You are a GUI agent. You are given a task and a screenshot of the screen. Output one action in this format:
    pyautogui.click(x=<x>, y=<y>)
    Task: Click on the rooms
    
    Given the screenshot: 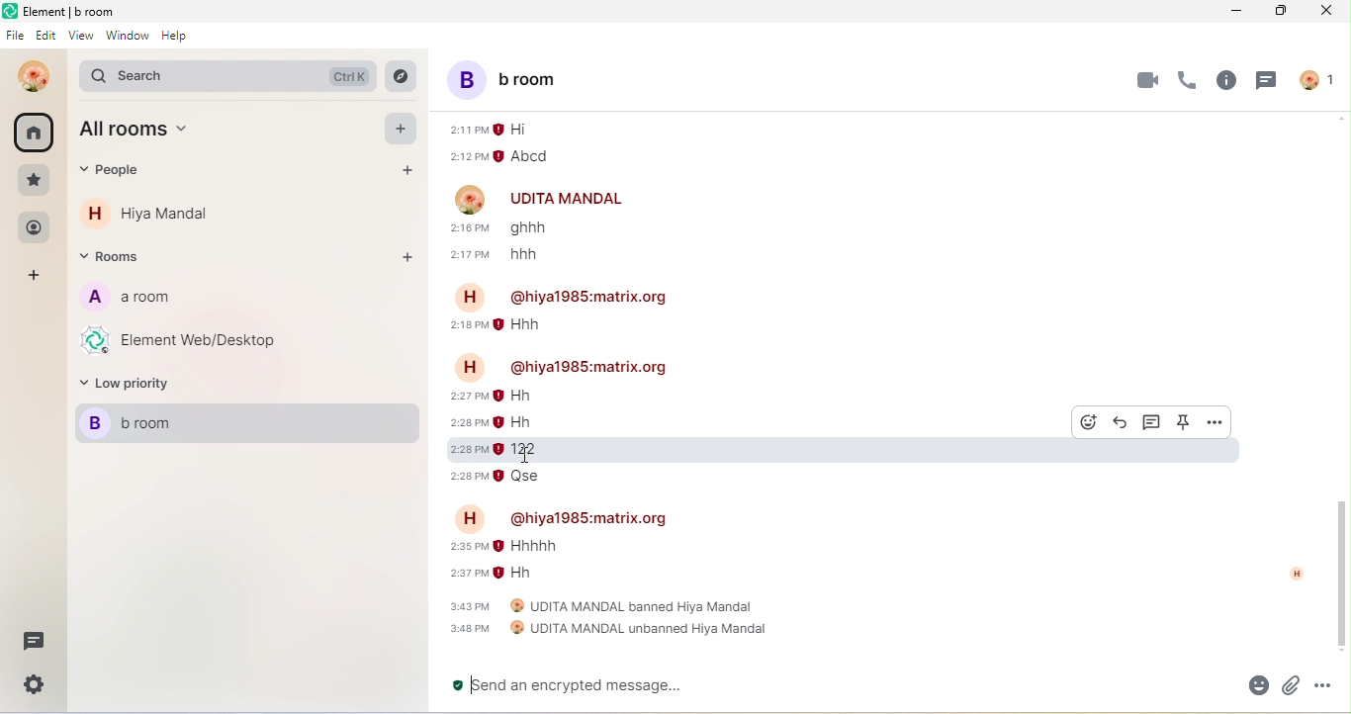 What is the action you would take?
    pyautogui.click(x=118, y=259)
    